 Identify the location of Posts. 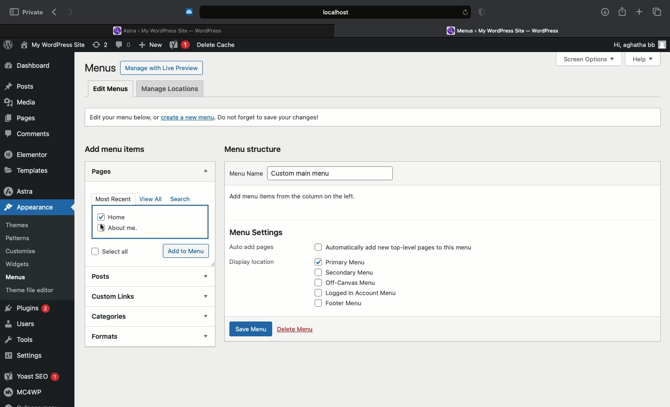
(110, 277).